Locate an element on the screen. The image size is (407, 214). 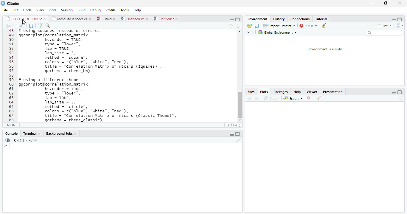
Mosautto & cosesy is located at coordinates (73, 19).